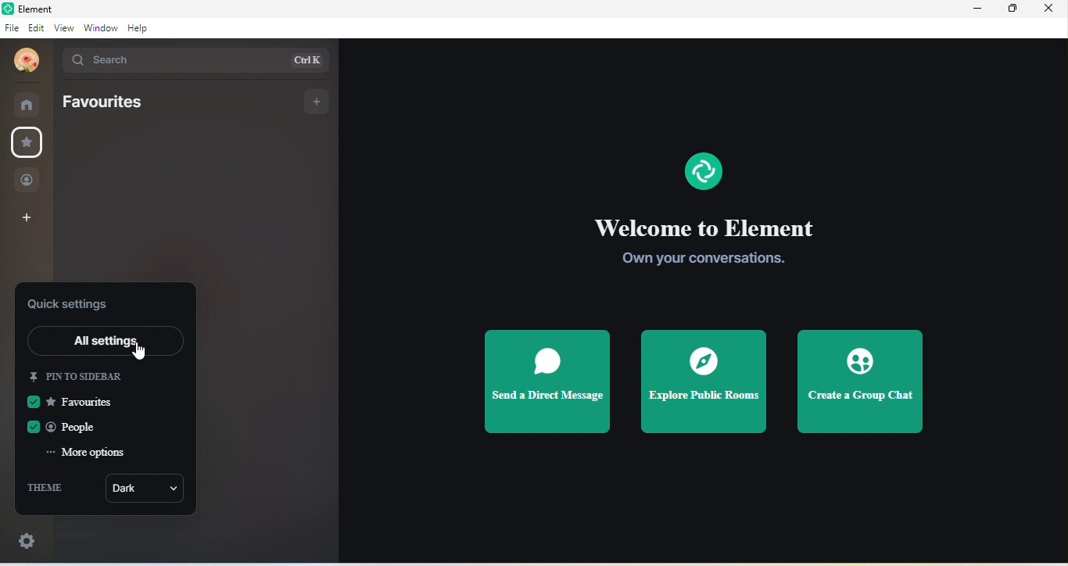 The image size is (1068, 566). What do you see at coordinates (77, 378) in the screenshot?
I see `pin to sidebar` at bounding box center [77, 378].